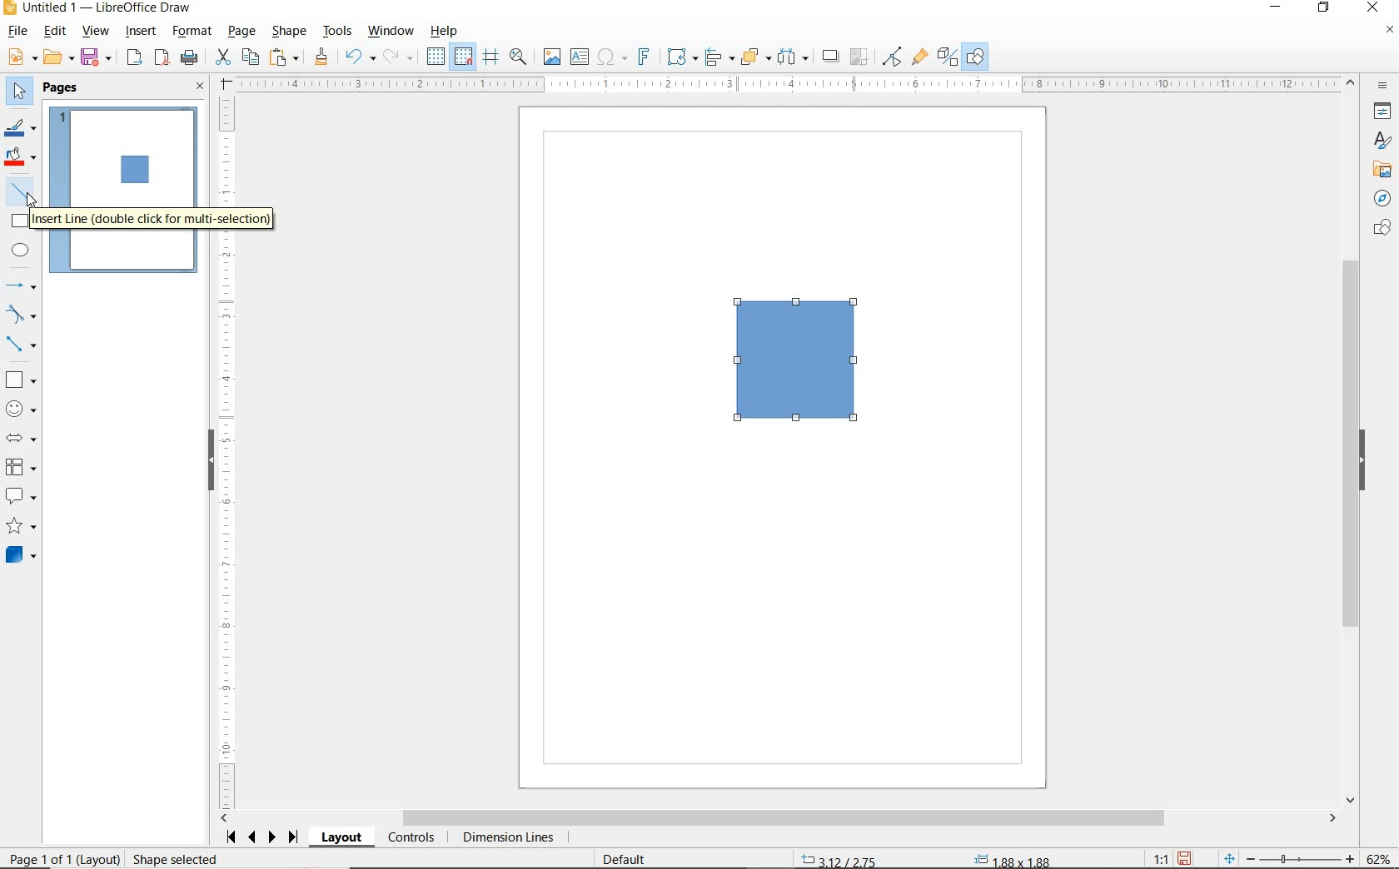 The image size is (1399, 869). I want to click on SHOW DRAW FUNCTIONS, so click(977, 57).